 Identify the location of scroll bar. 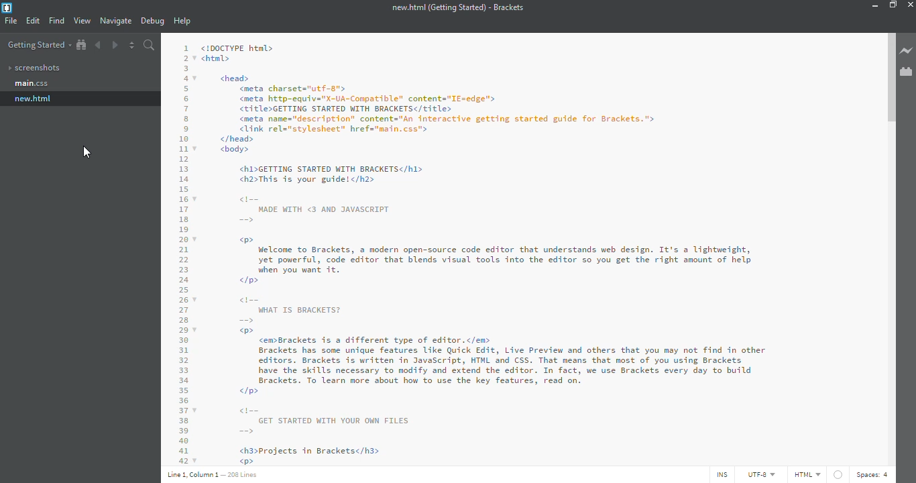
(889, 80).